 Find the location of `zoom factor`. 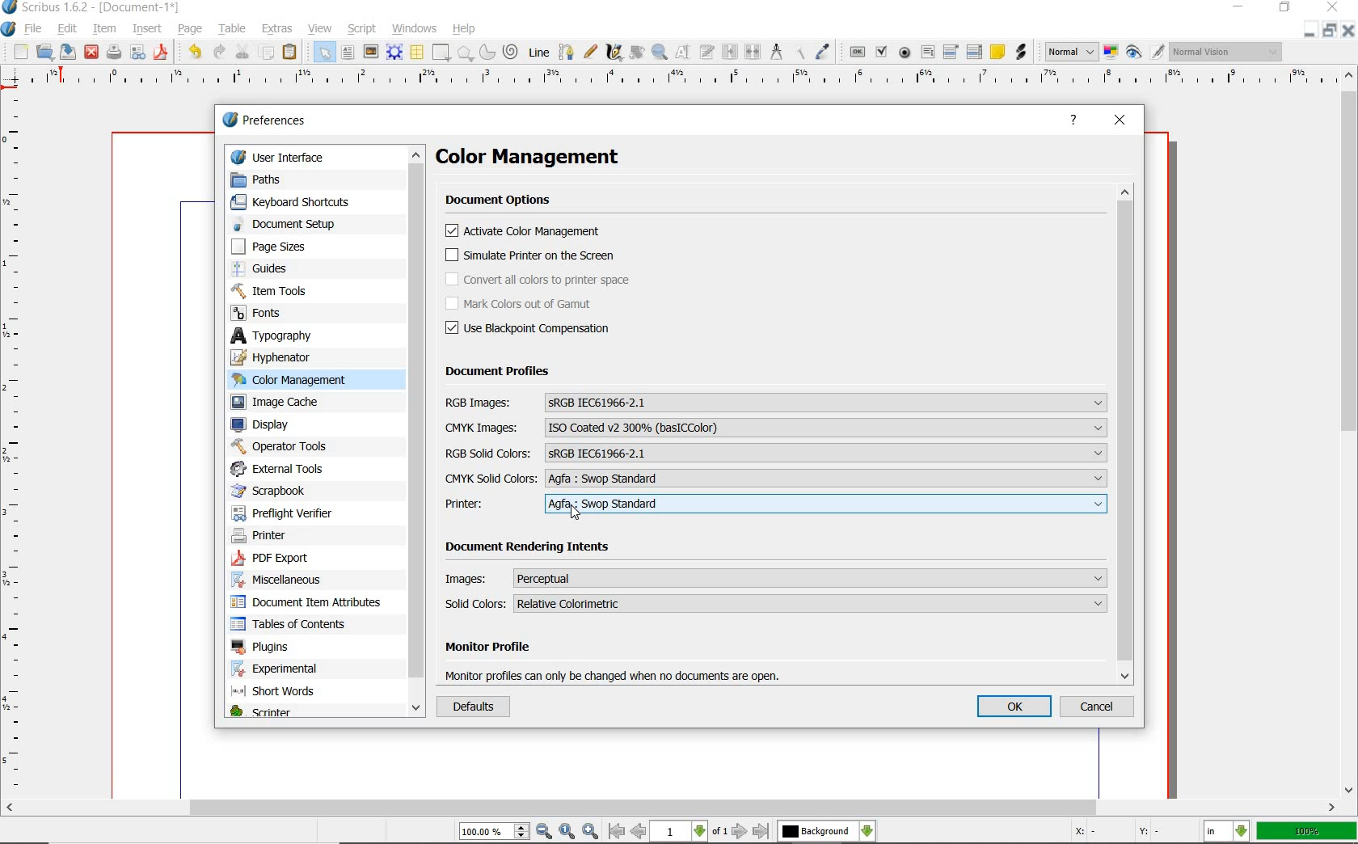

zoom factor is located at coordinates (1308, 831).